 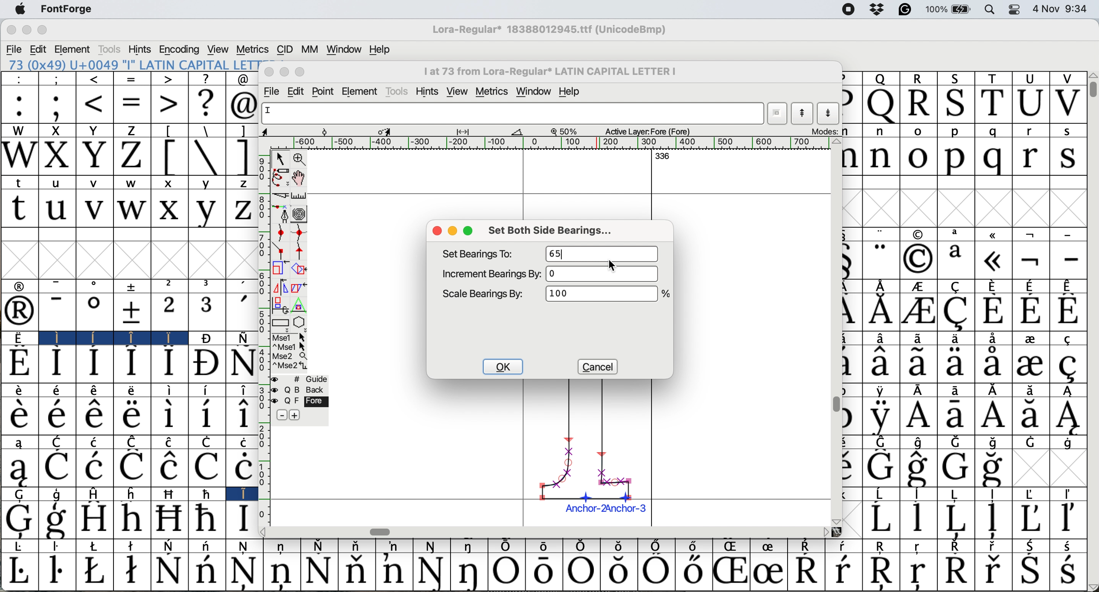 I want to click on ], so click(x=242, y=157).